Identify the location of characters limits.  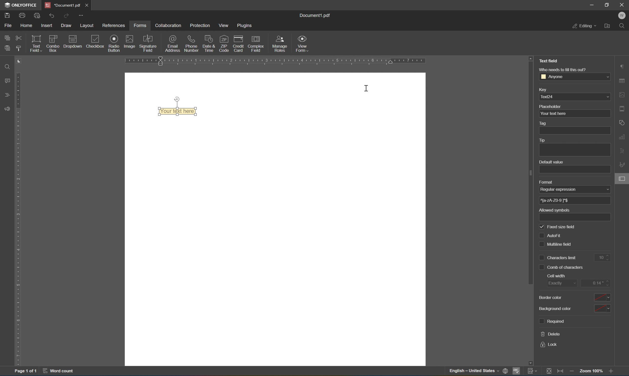
(558, 258).